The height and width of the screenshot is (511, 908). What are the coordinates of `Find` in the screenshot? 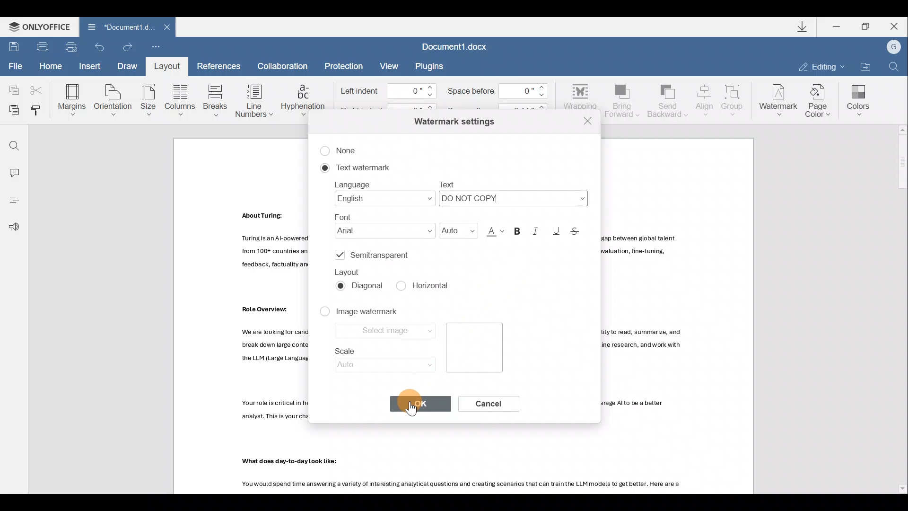 It's located at (13, 143).